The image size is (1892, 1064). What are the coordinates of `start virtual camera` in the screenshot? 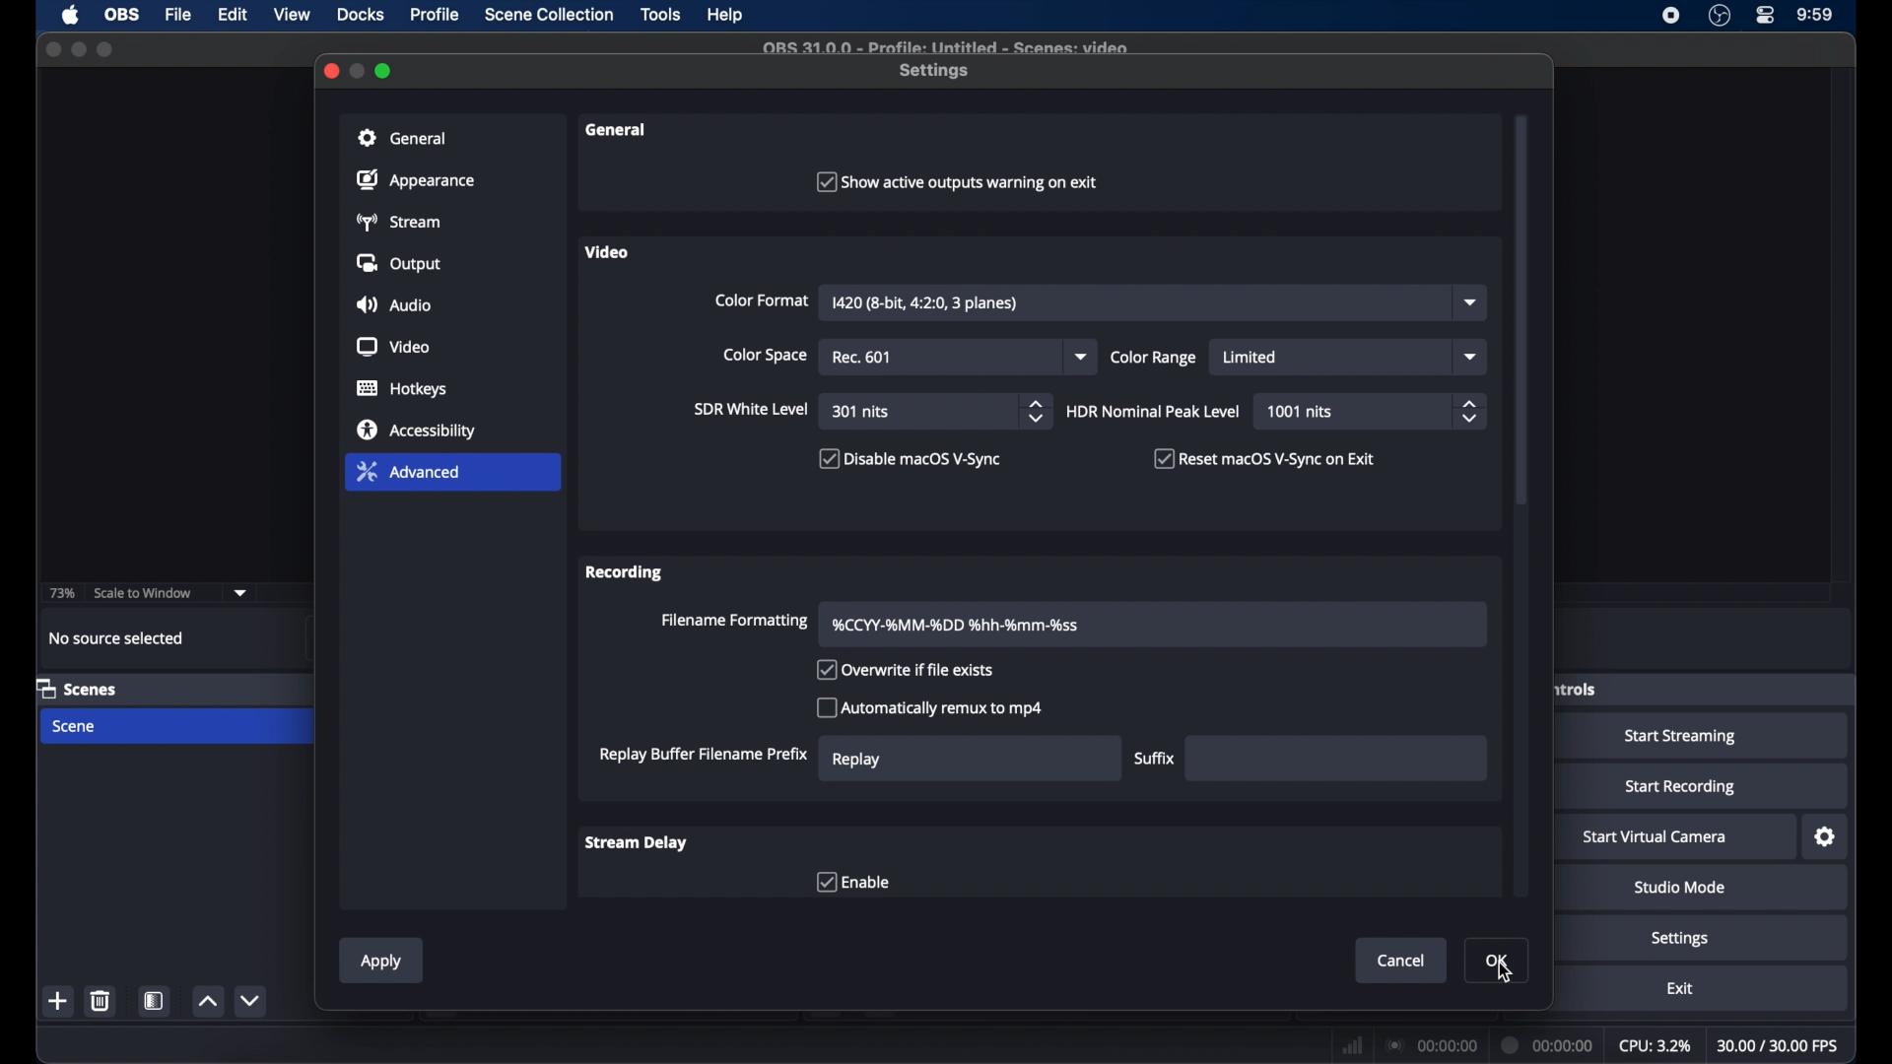 It's located at (1655, 837).